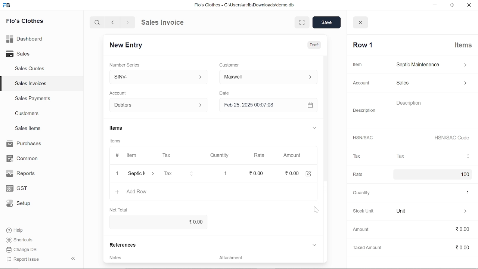 This screenshot has height=269, width=478. I want to click on Tax, so click(172, 156).